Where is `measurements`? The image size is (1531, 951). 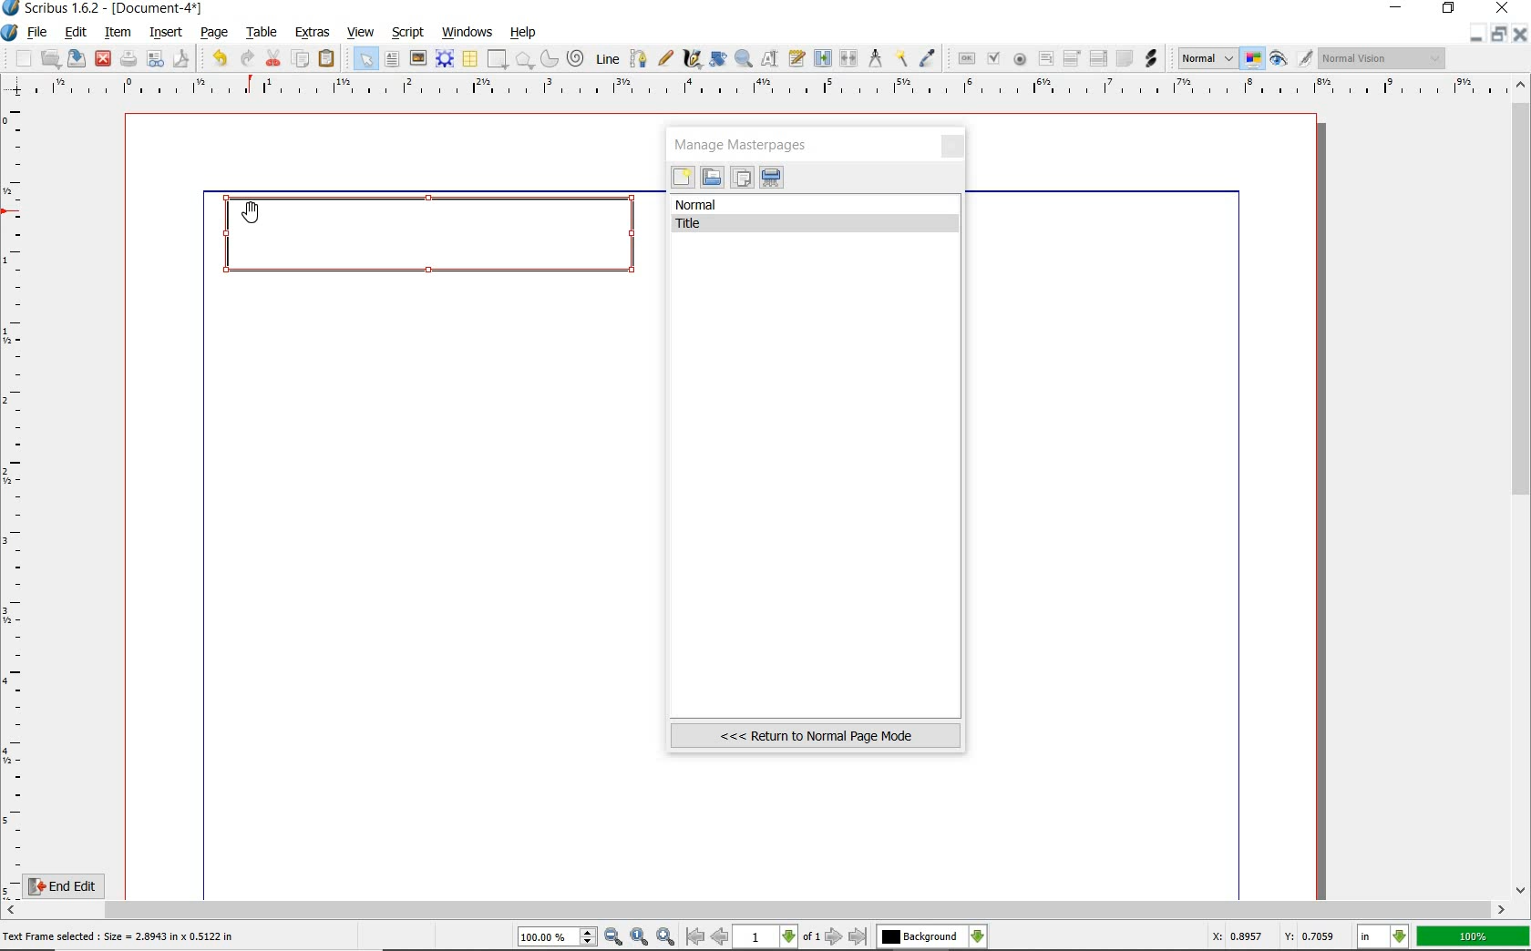
measurements is located at coordinates (876, 59).